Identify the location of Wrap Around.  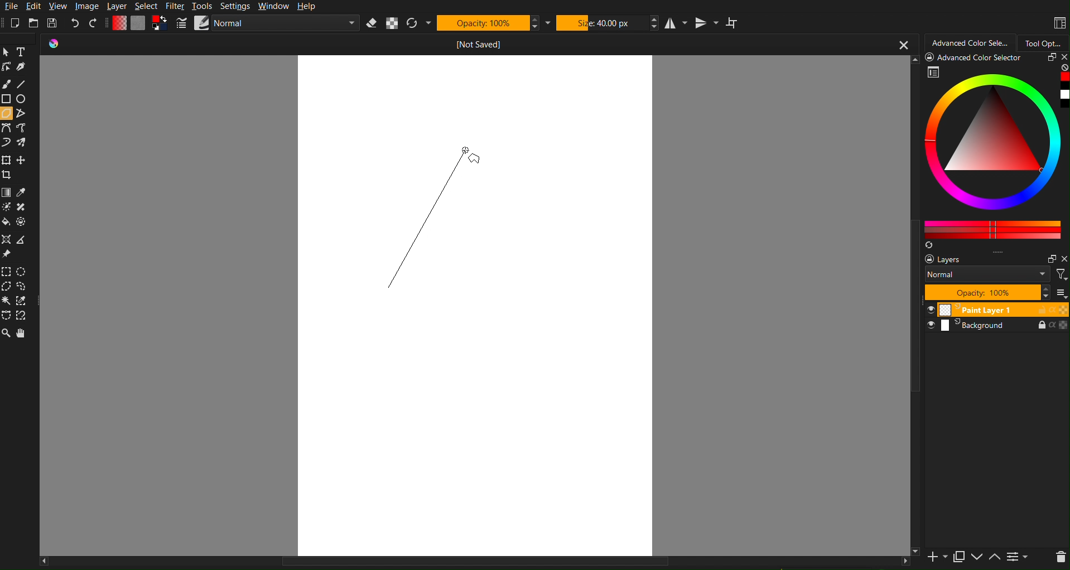
(732, 23).